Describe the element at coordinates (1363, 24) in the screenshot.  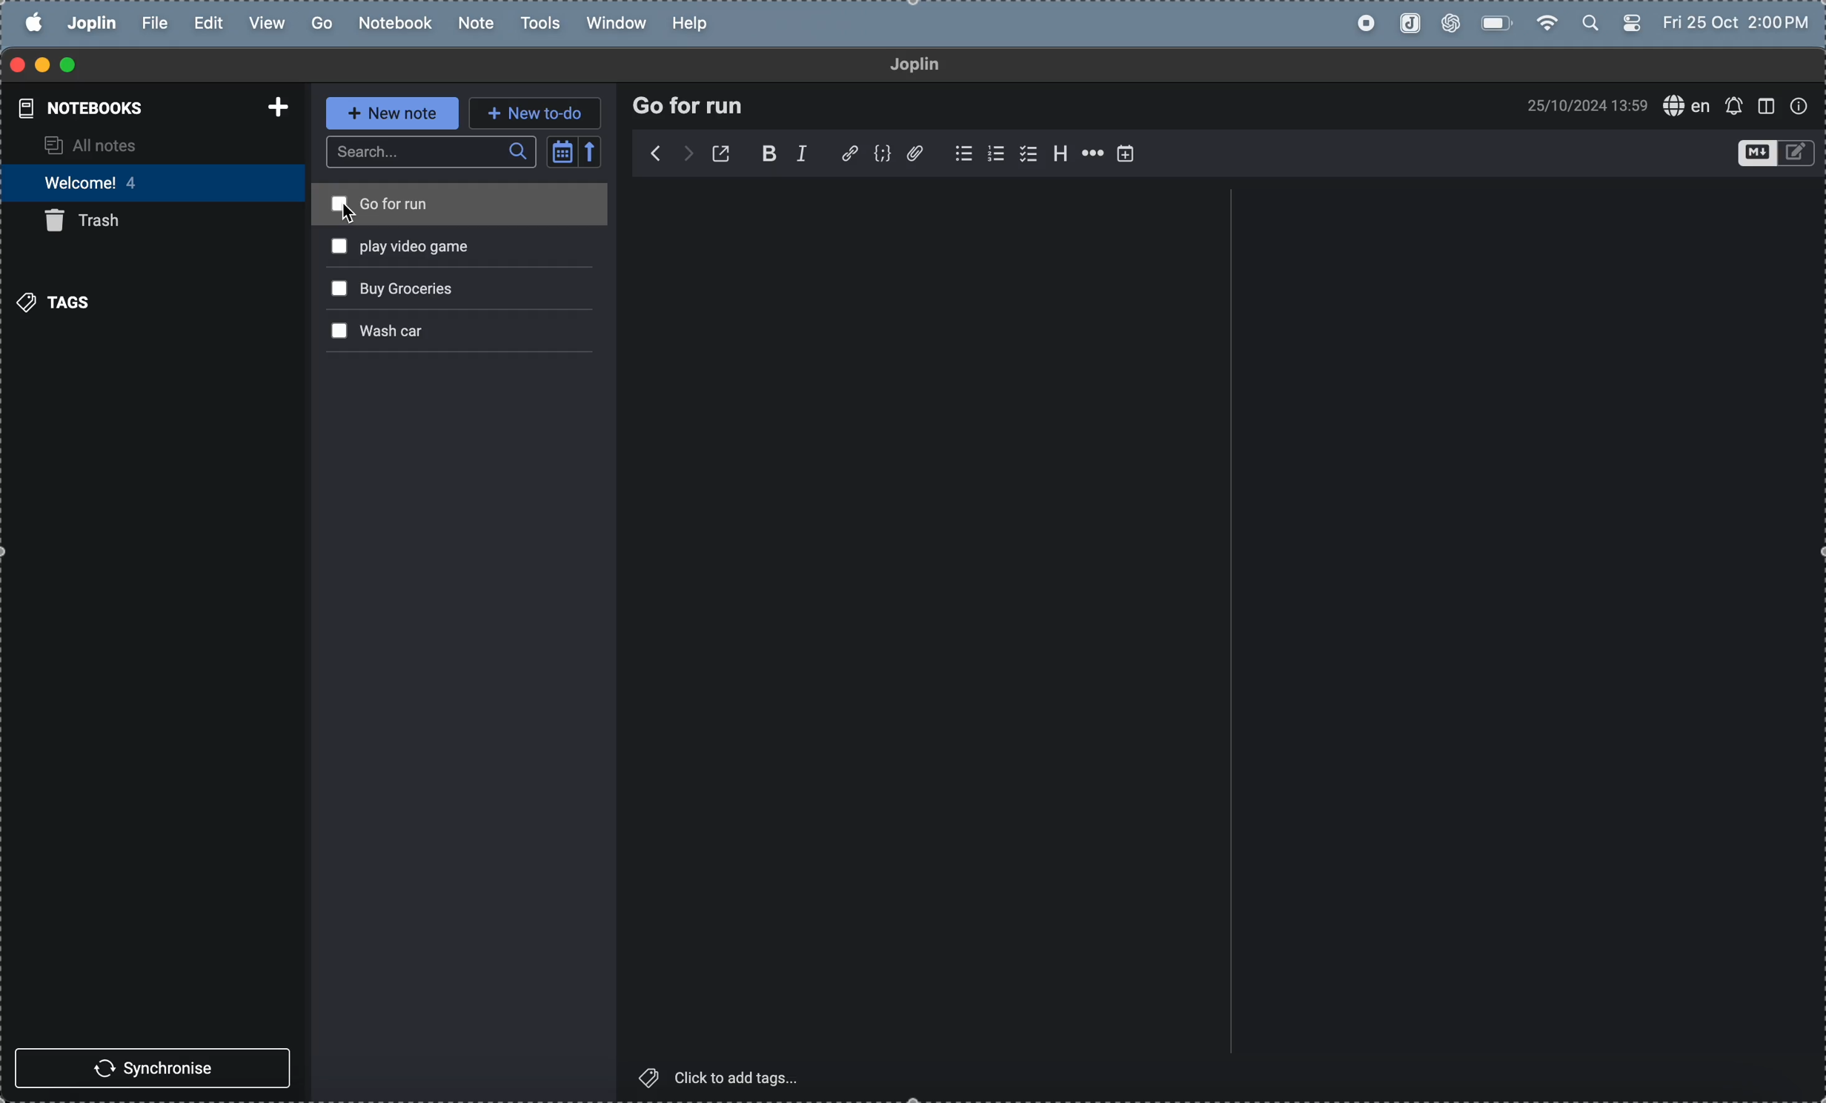
I see `record` at that location.